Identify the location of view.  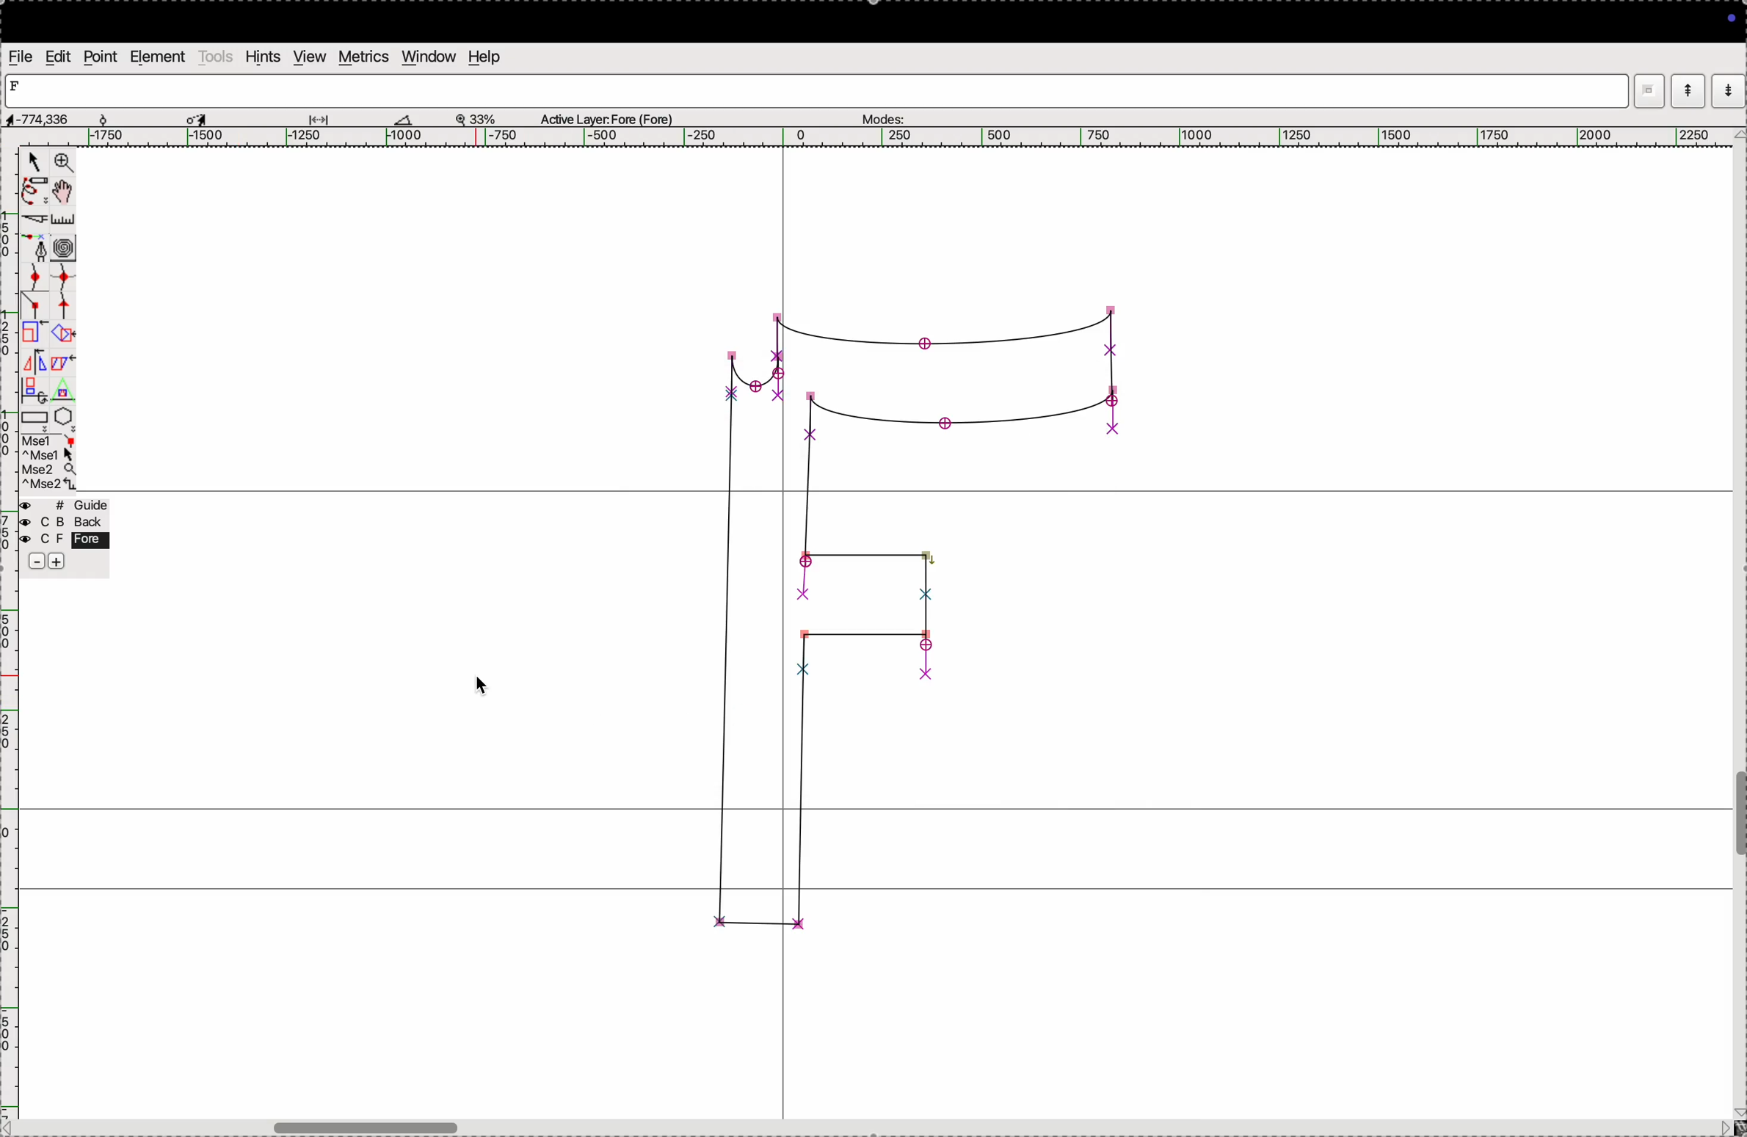
(308, 57).